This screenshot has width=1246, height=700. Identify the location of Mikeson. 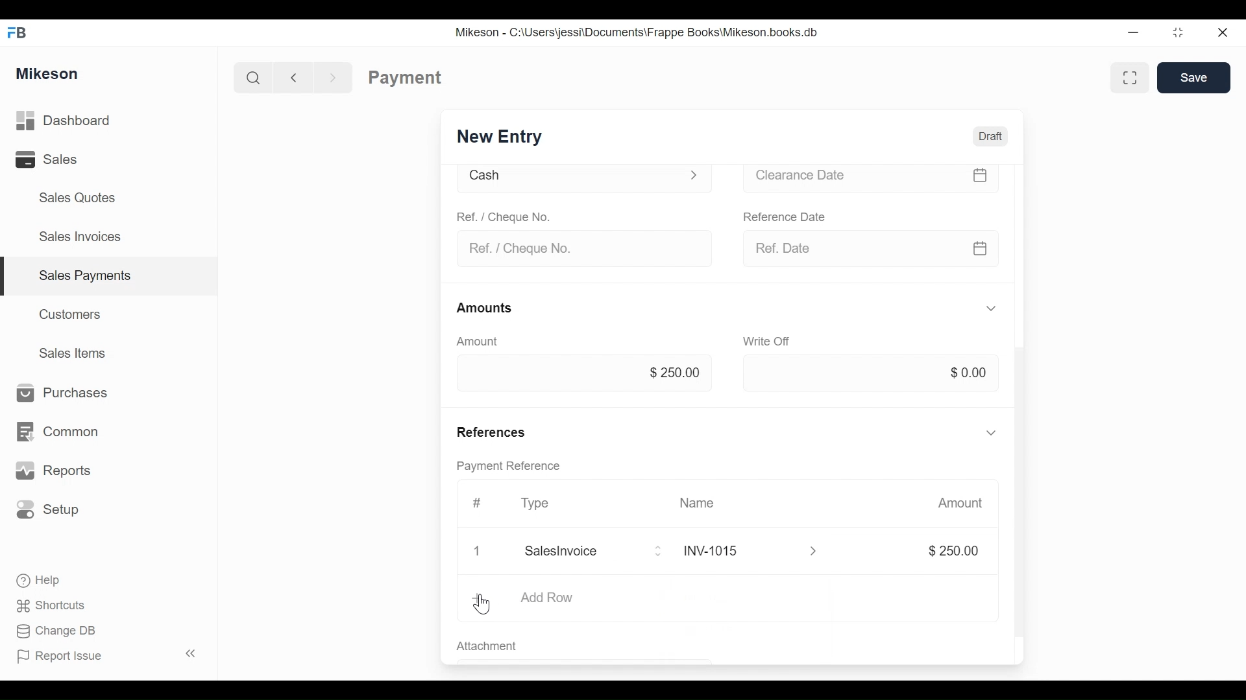
(48, 72).